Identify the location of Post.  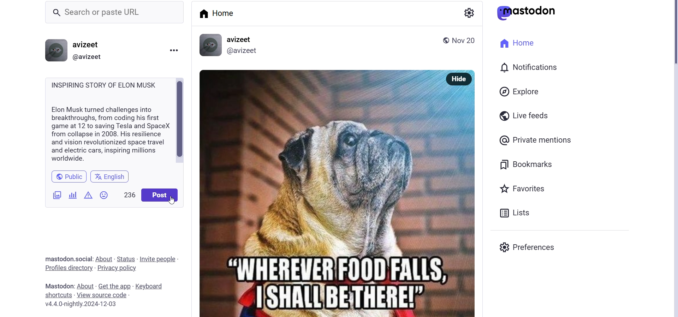
(338, 204).